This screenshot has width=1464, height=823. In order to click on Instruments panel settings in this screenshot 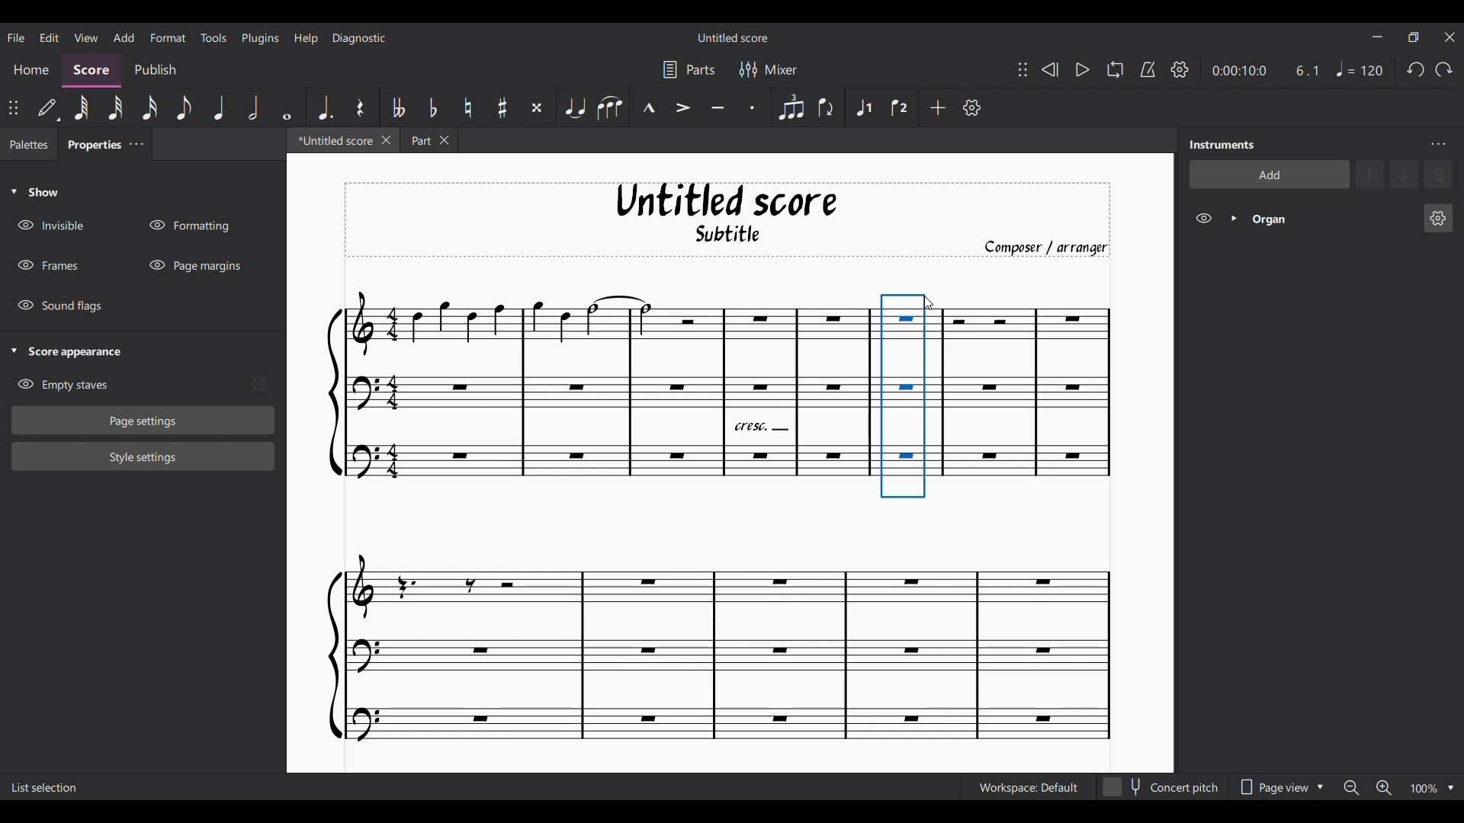, I will do `click(1438, 144)`.